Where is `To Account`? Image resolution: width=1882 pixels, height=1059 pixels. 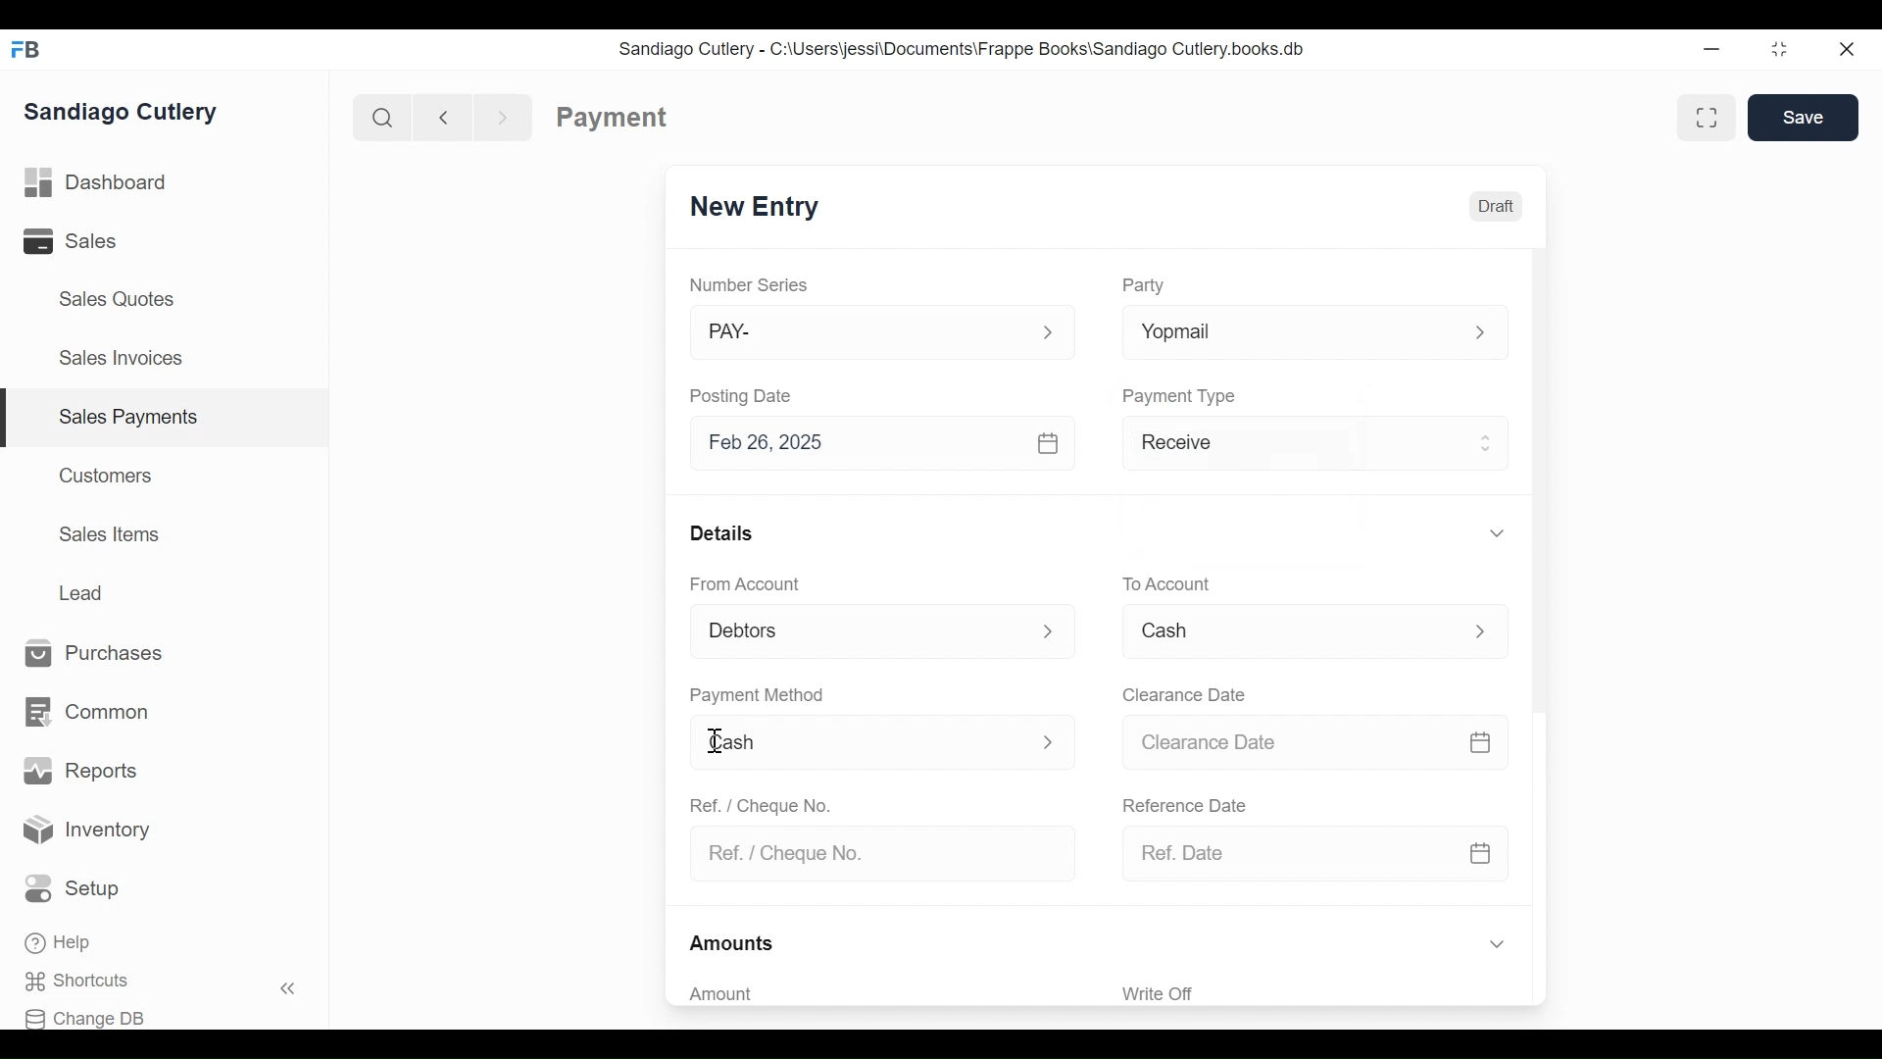
To Account is located at coordinates (1165, 584).